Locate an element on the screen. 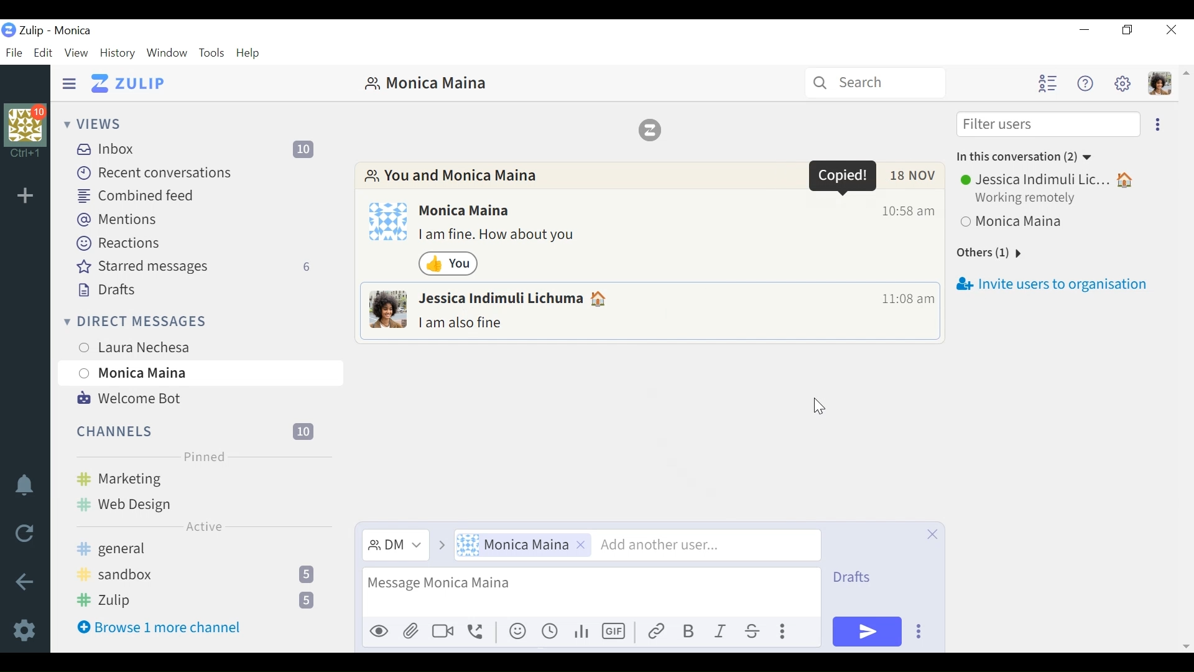 The height and width of the screenshot is (672, 1194). call is located at coordinates (479, 633).